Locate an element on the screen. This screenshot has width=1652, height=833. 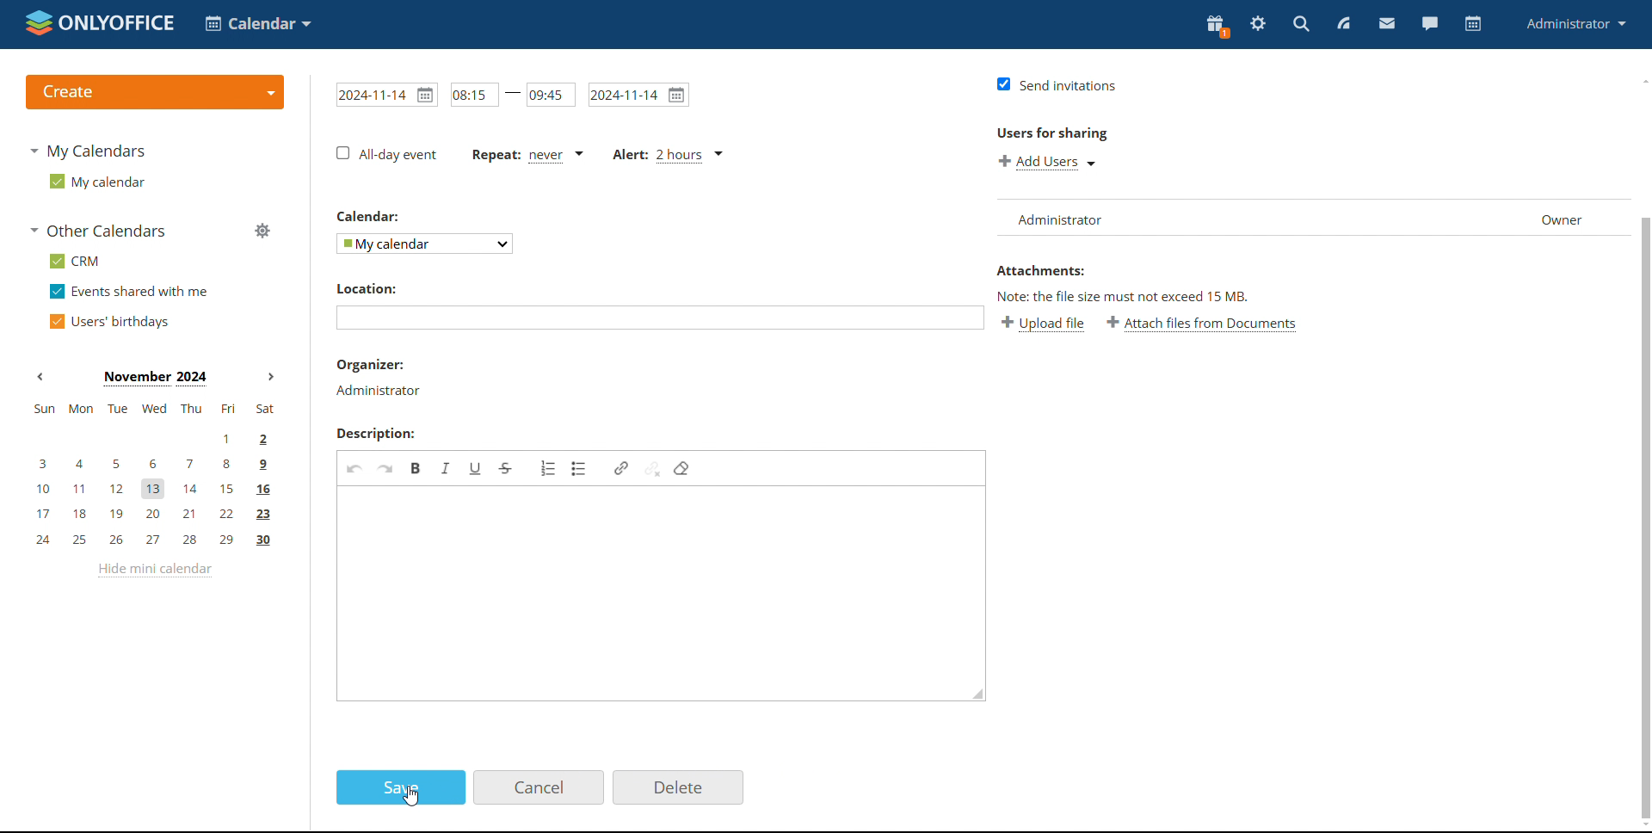
scroll up is located at coordinates (1642, 80).